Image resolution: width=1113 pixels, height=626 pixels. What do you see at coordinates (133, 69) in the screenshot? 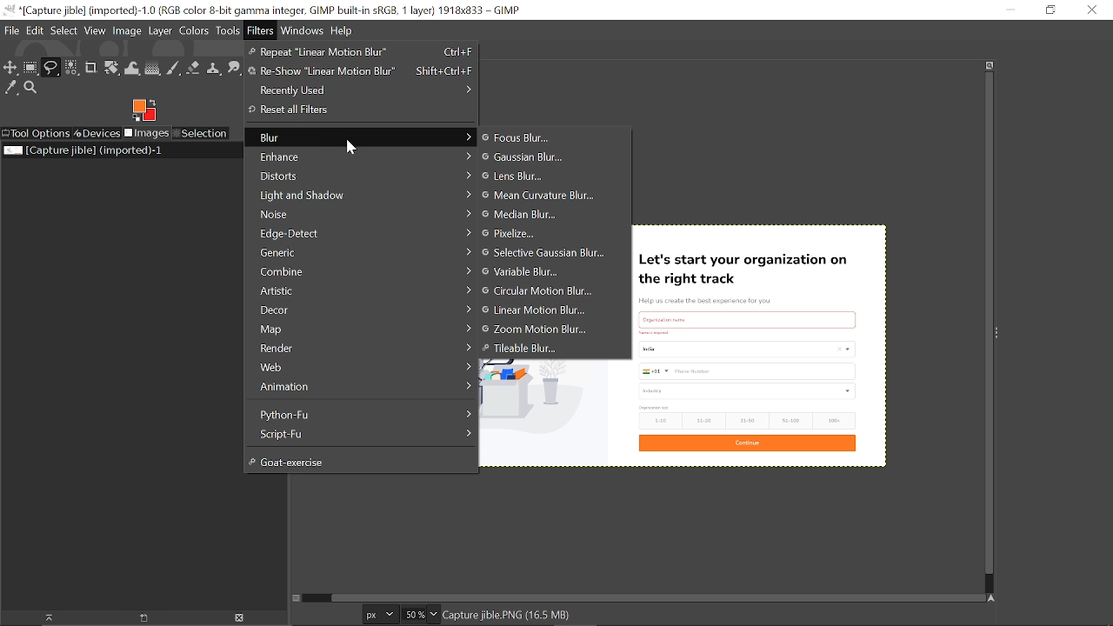
I see `Wrap text tool` at bounding box center [133, 69].